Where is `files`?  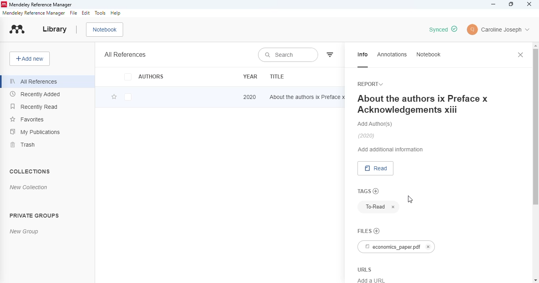
files is located at coordinates (365, 229).